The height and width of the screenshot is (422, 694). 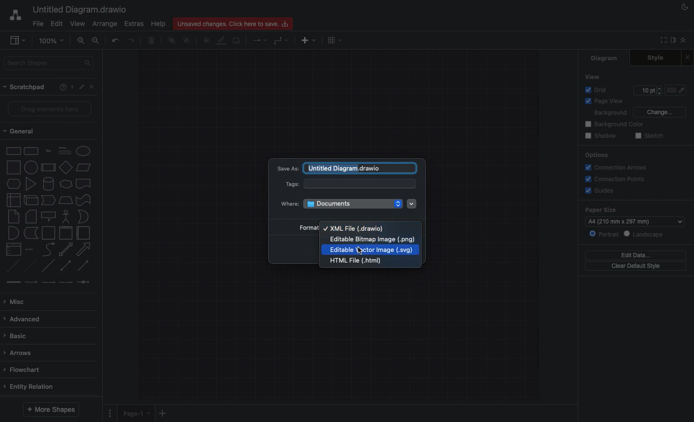 What do you see at coordinates (597, 155) in the screenshot?
I see `Options` at bounding box center [597, 155].